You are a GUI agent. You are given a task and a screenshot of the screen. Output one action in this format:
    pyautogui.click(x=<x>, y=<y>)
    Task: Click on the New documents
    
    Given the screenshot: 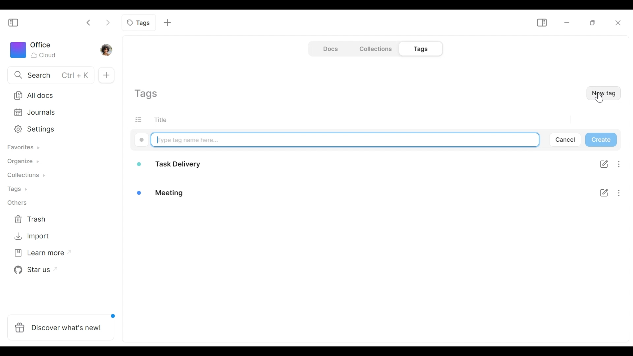 What is the action you would take?
    pyautogui.click(x=106, y=73)
    